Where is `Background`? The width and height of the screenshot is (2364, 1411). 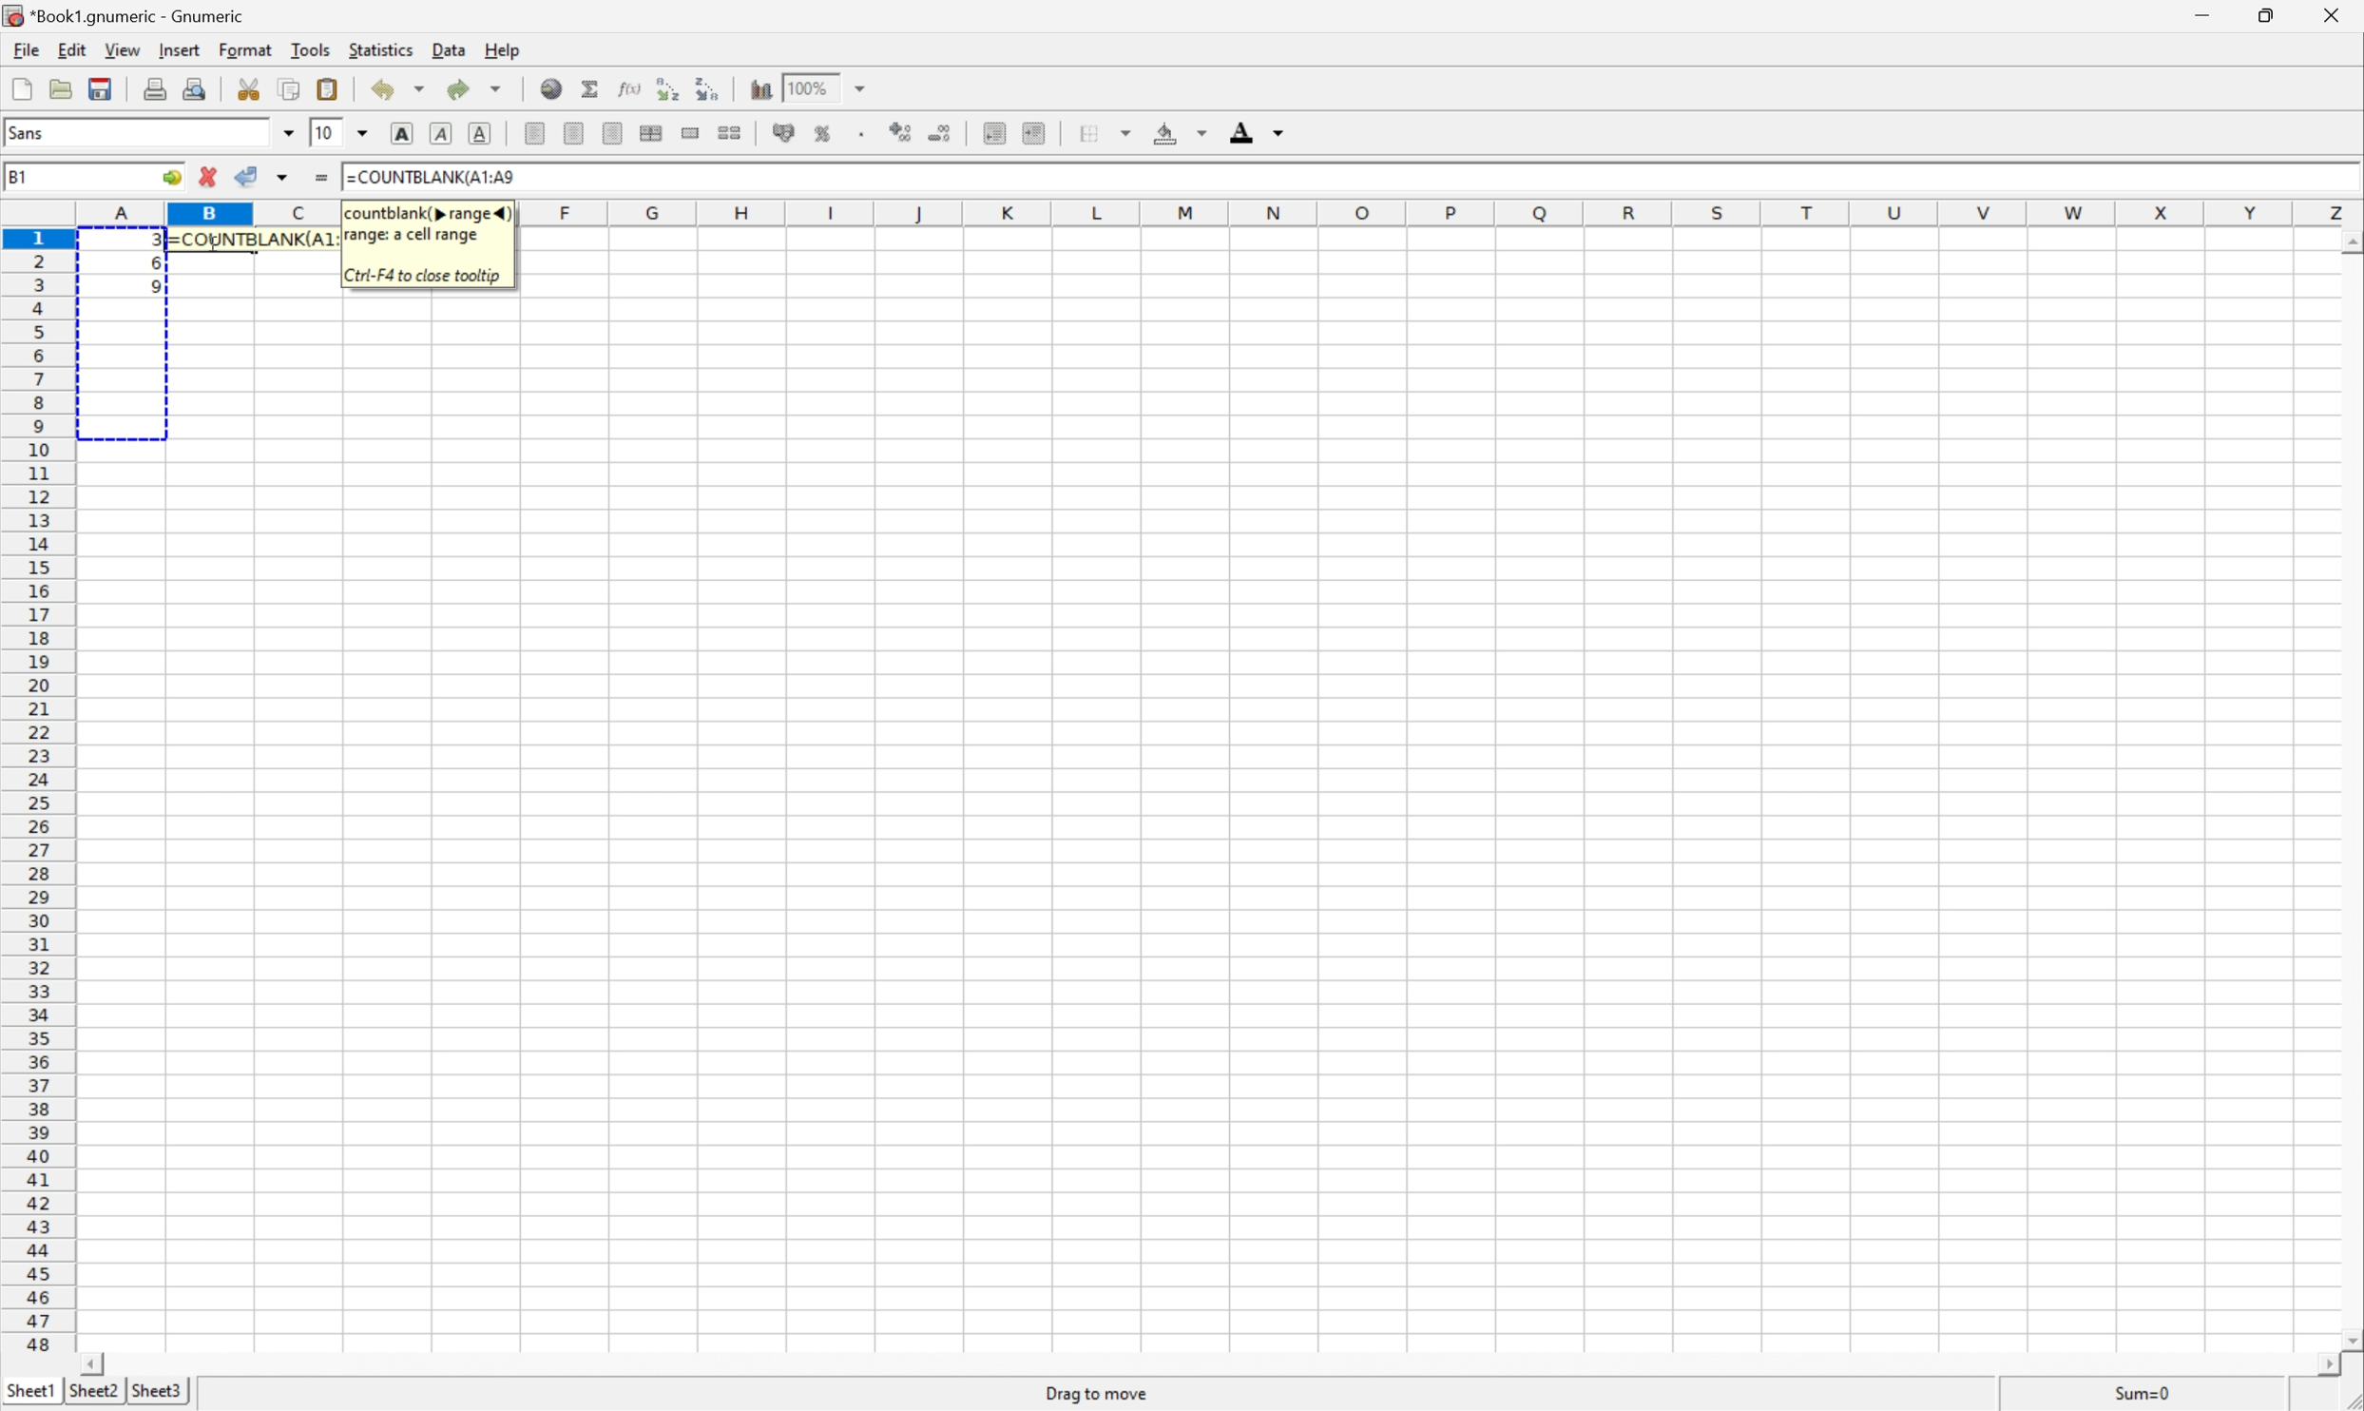 Background is located at coordinates (1178, 132).